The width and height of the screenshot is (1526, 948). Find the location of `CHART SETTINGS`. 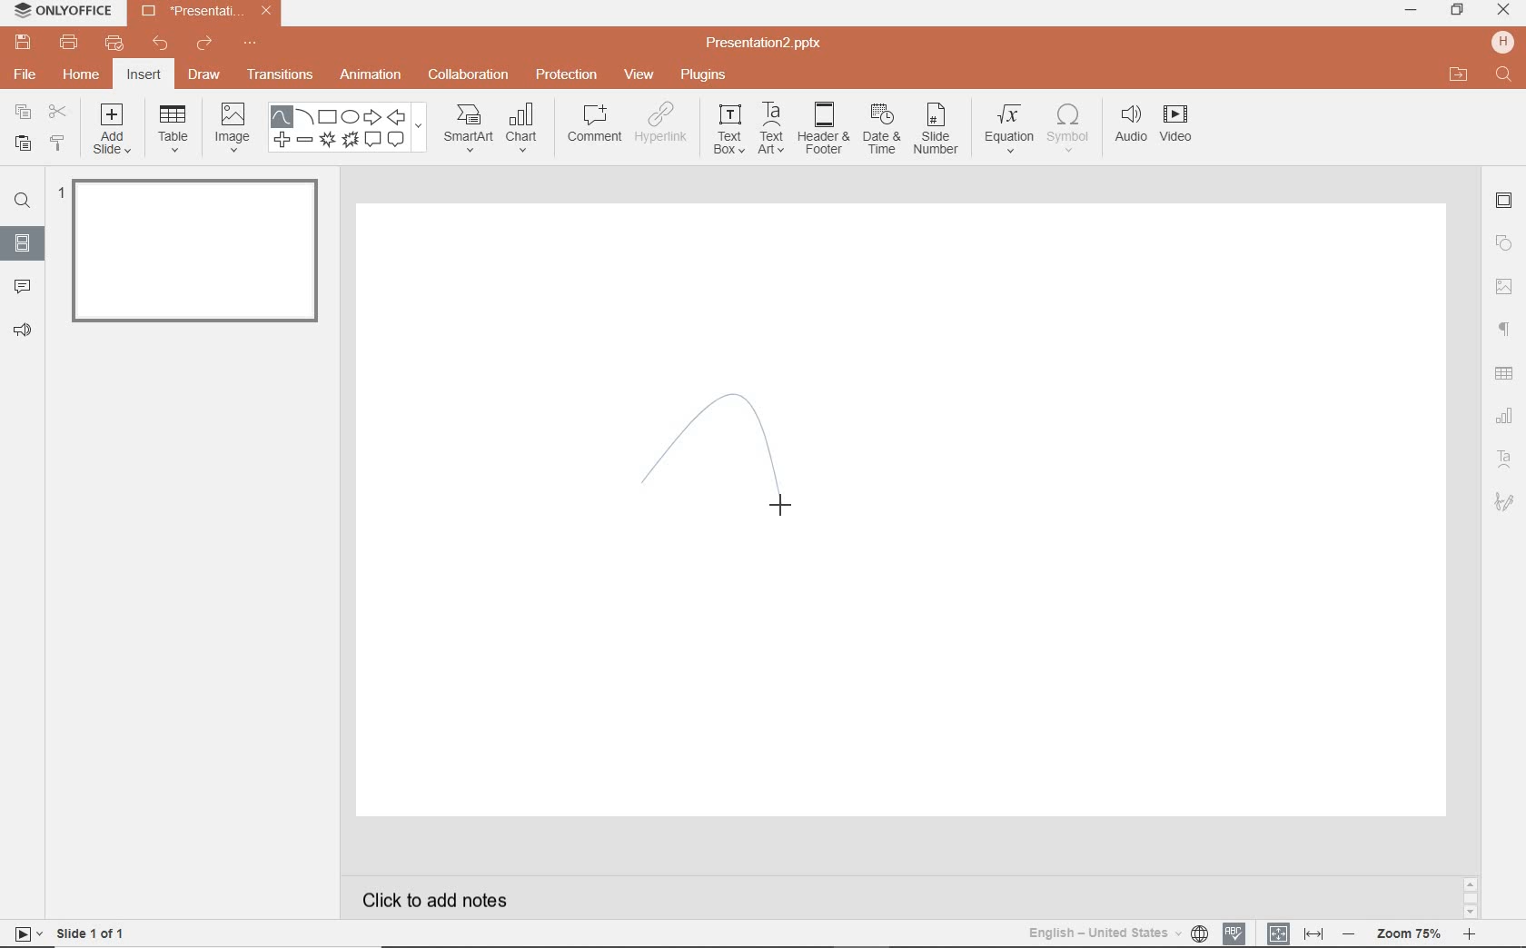

CHART SETTINGS is located at coordinates (1507, 414).